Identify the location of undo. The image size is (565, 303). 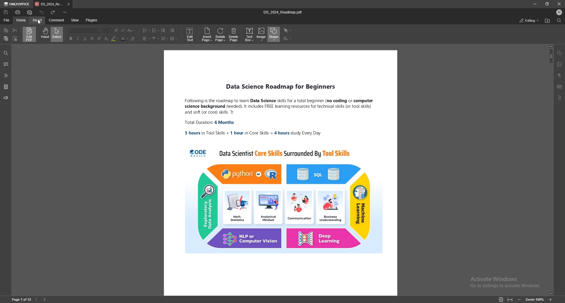
(41, 12).